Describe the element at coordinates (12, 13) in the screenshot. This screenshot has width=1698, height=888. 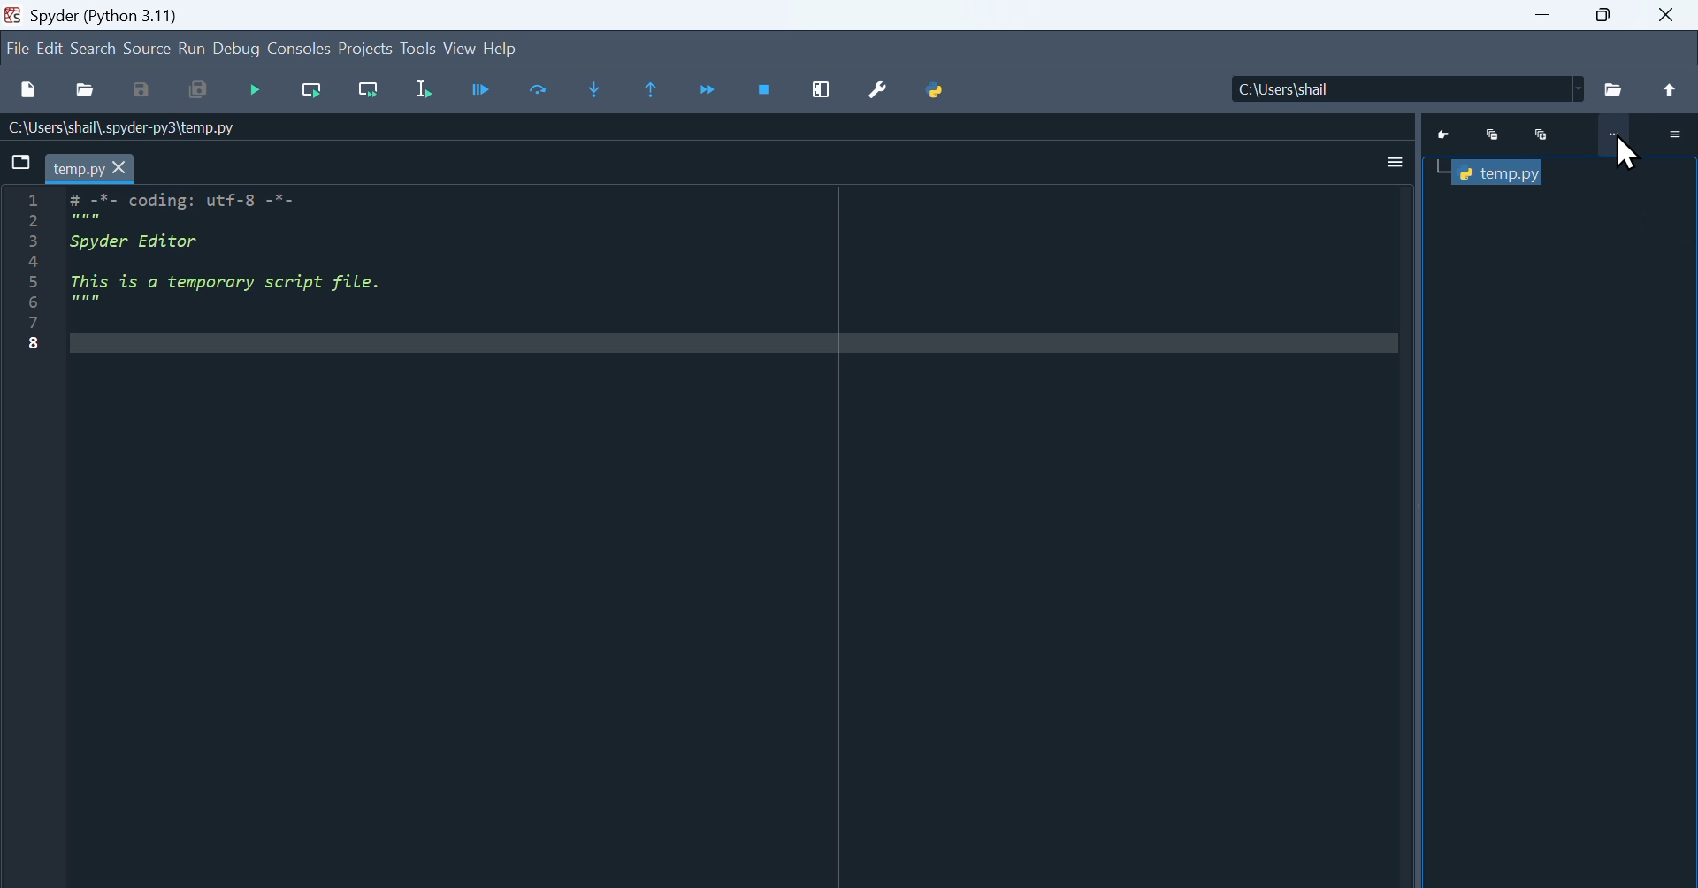
I see `Spyder icon` at that location.